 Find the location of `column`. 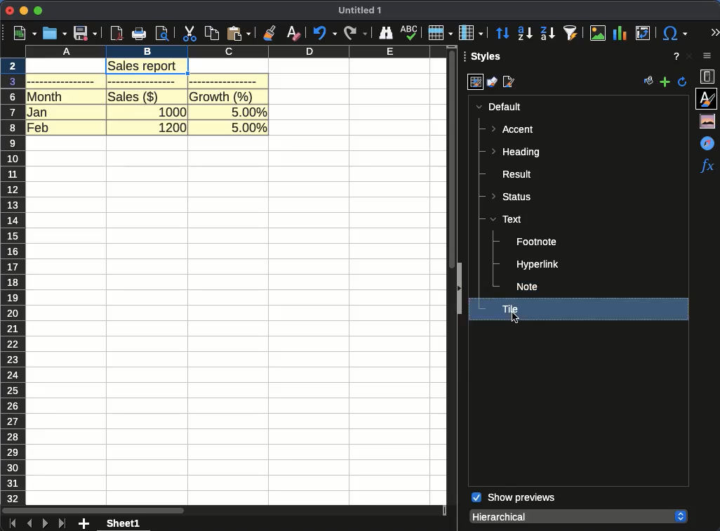

column is located at coordinates (237, 53).